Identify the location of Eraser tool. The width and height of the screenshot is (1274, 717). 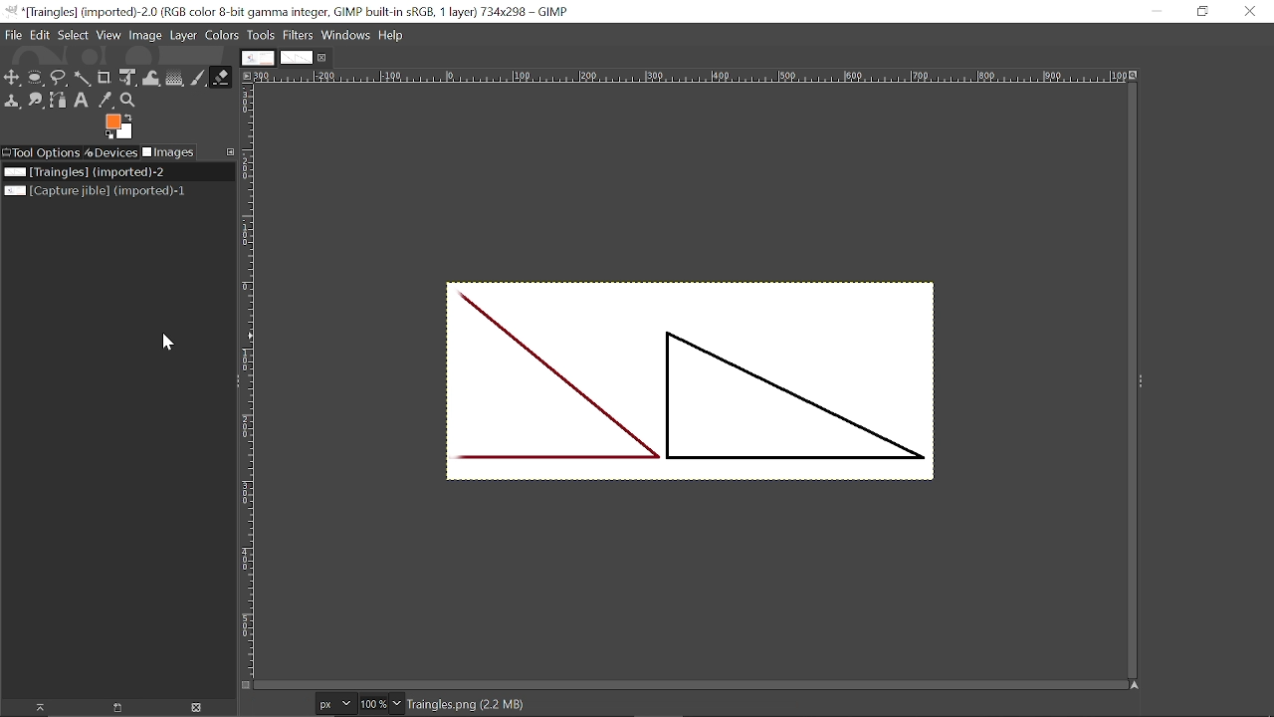
(221, 77).